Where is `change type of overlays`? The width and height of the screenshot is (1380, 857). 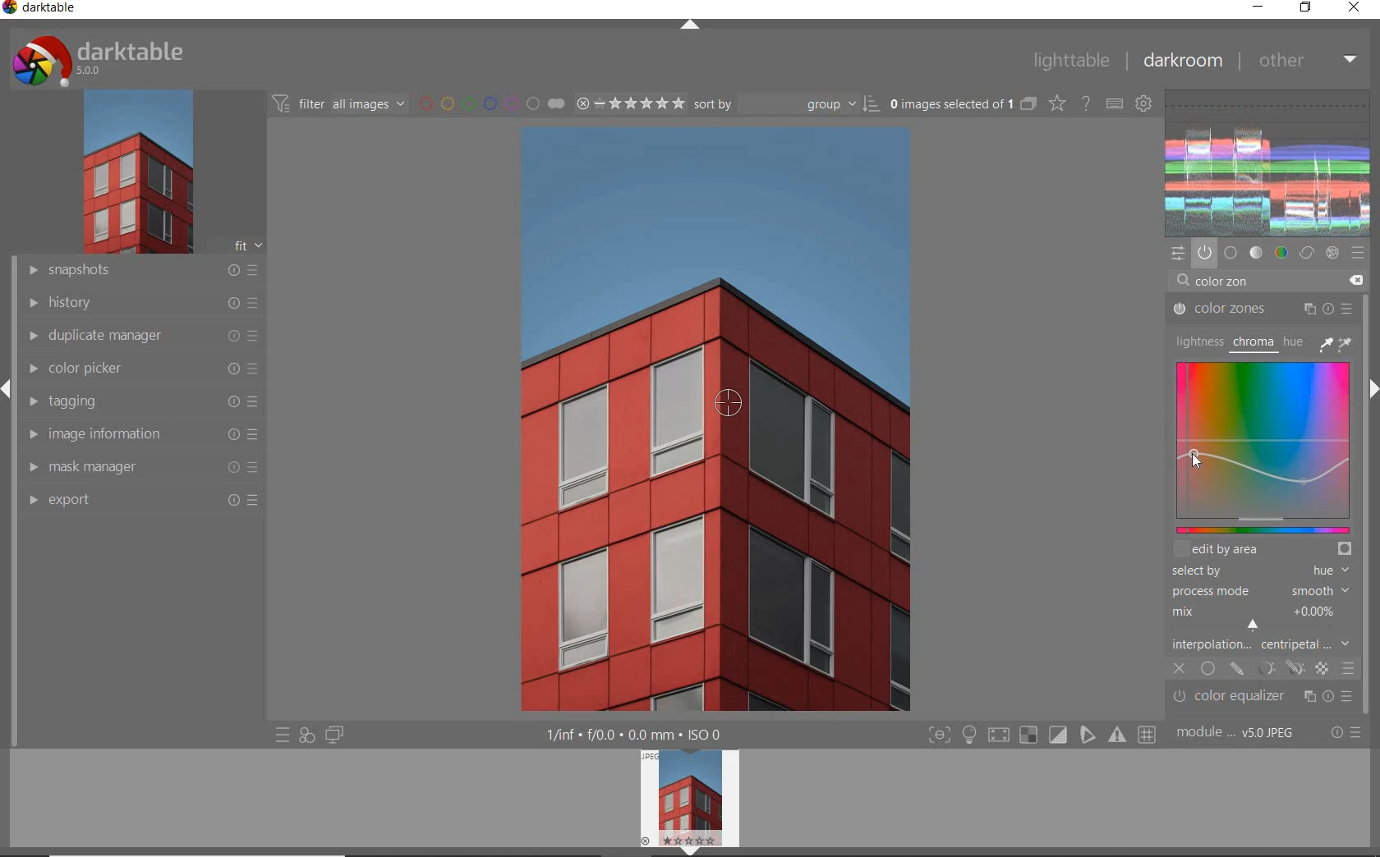
change type of overlays is located at coordinates (1059, 104).